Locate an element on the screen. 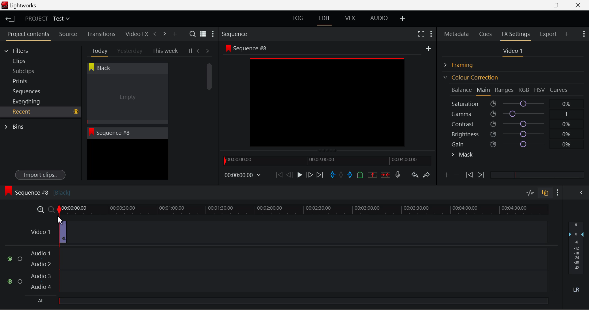 The height and width of the screenshot is (310, 589). Framing Section is located at coordinates (464, 64).